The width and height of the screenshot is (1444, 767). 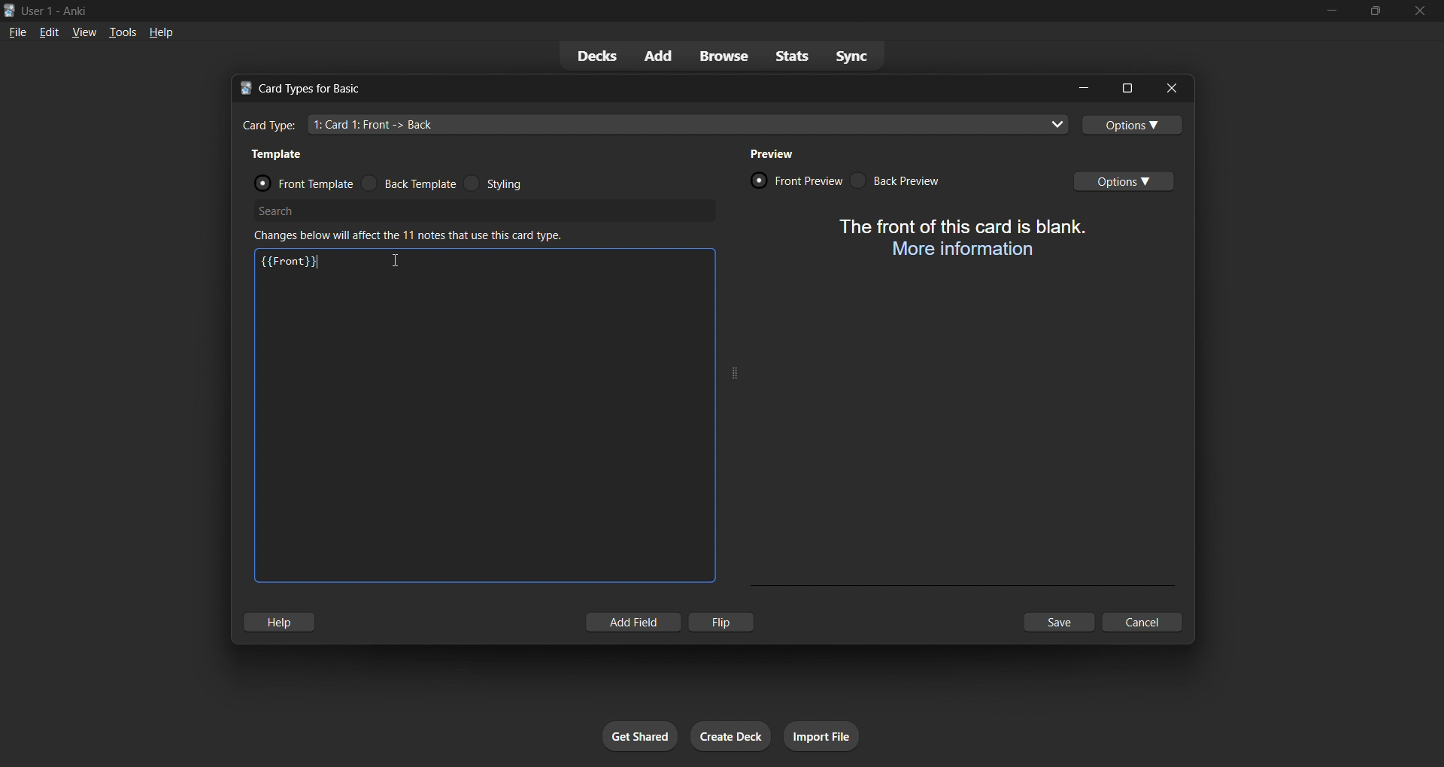 What do you see at coordinates (1082, 88) in the screenshot?
I see `minimize` at bounding box center [1082, 88].